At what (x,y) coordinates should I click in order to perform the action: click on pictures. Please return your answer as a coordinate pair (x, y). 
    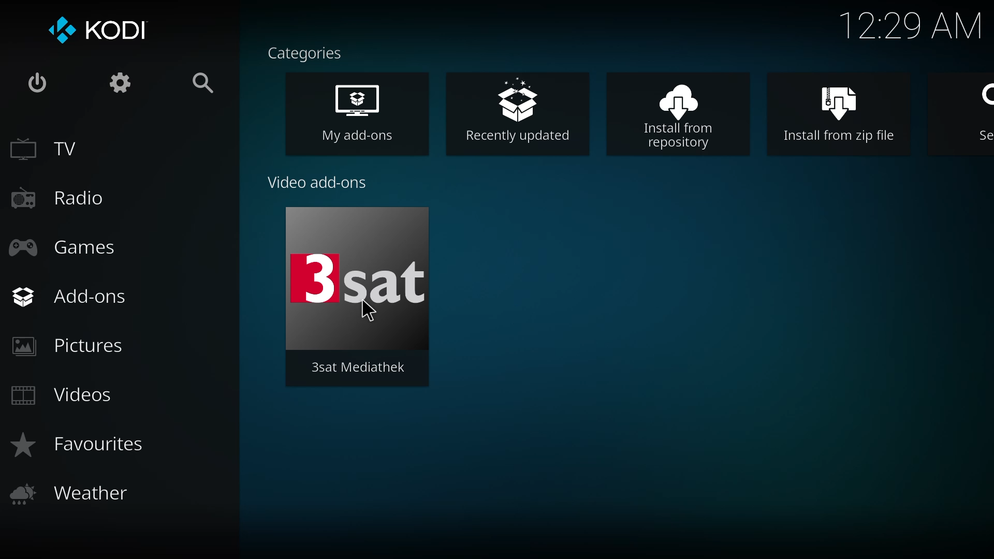
    Looking at the image, I should click on (76, 345).